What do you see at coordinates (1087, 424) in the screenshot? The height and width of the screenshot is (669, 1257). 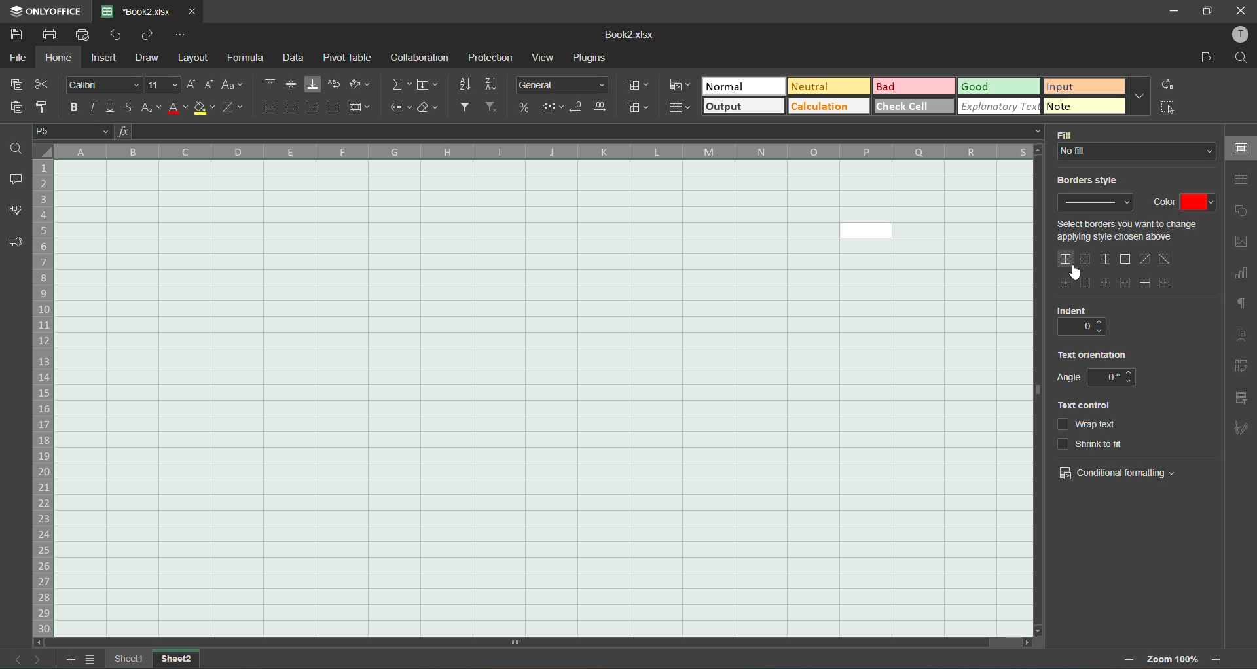 I see `wrap text` at bounding box center [1087, 424].